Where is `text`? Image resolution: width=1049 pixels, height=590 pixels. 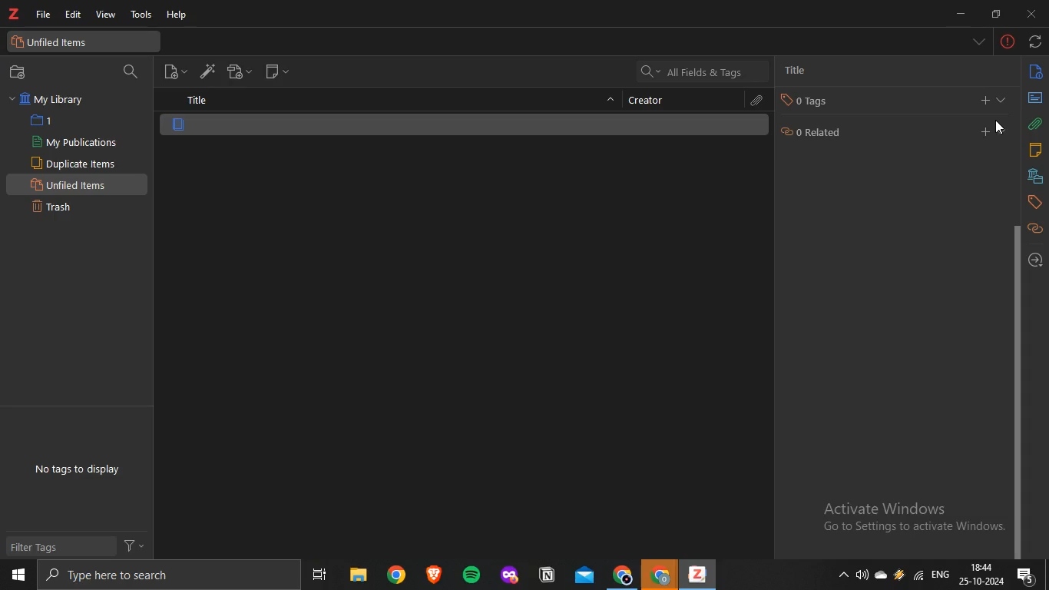
text is located at coordinates (16, 15).